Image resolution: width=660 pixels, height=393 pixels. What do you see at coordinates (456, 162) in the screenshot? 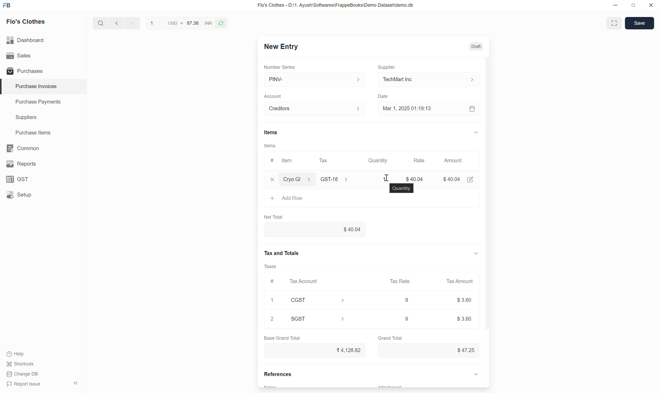
I see `Amount` at bounding box center [456, 162].